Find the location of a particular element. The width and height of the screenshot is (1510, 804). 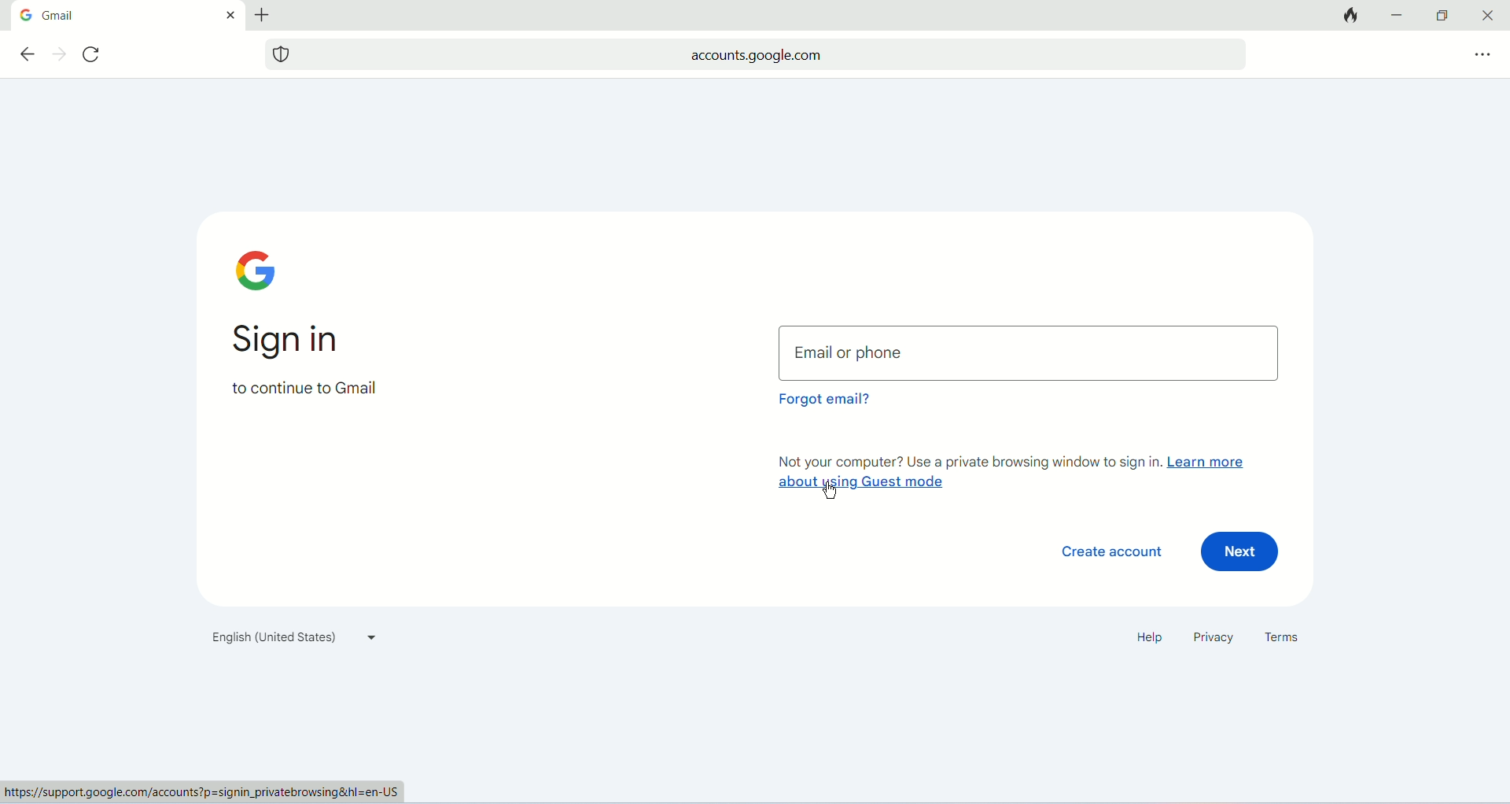

to continue to gmail is located at coordinates (304, 394).